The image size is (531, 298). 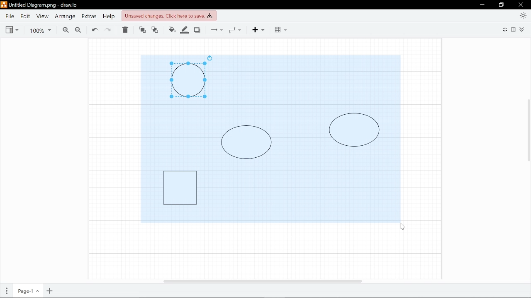 What do you see at coordinates (261, 29) in the screenshot?
I see `Add` at bounding box center [261, 29].